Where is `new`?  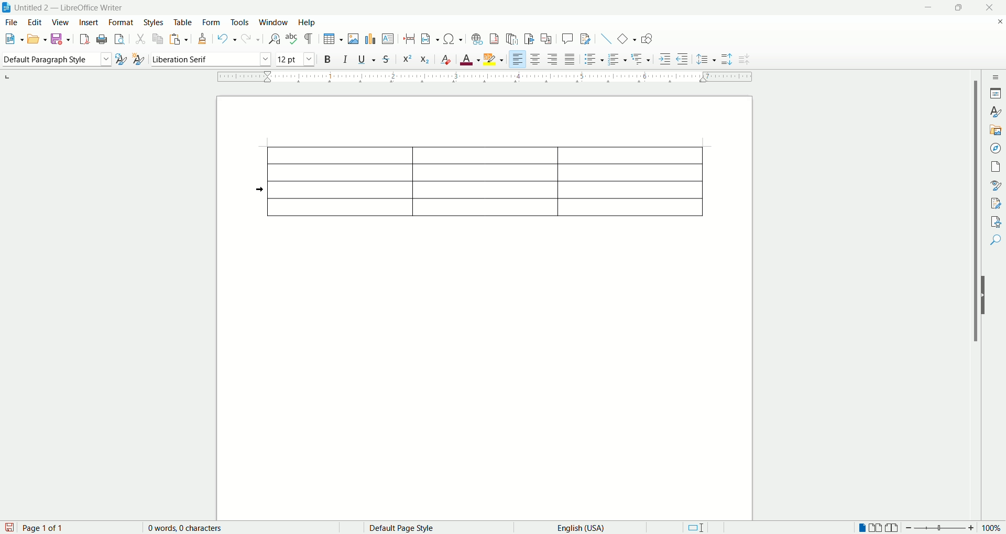 new is located at coordinates (13, 40).